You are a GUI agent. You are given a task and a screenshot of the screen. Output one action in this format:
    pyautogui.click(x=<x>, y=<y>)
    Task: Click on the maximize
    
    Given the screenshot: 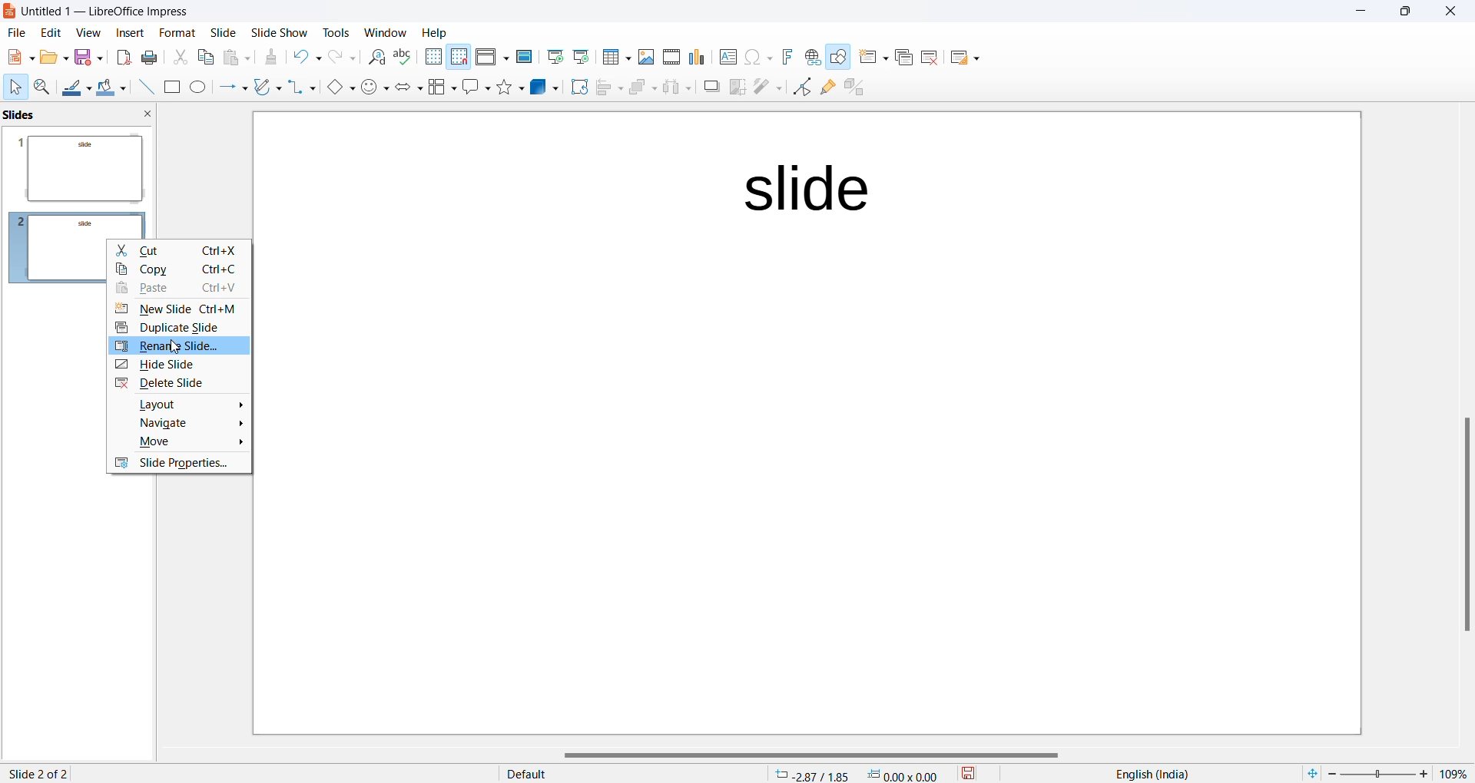 What is the action you would take?
    pyautogui.click(x=1407, y=15)
    